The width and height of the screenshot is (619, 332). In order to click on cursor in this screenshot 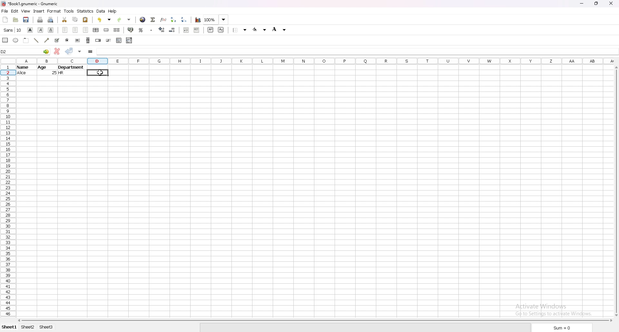, I will do `click(100, 72)`.